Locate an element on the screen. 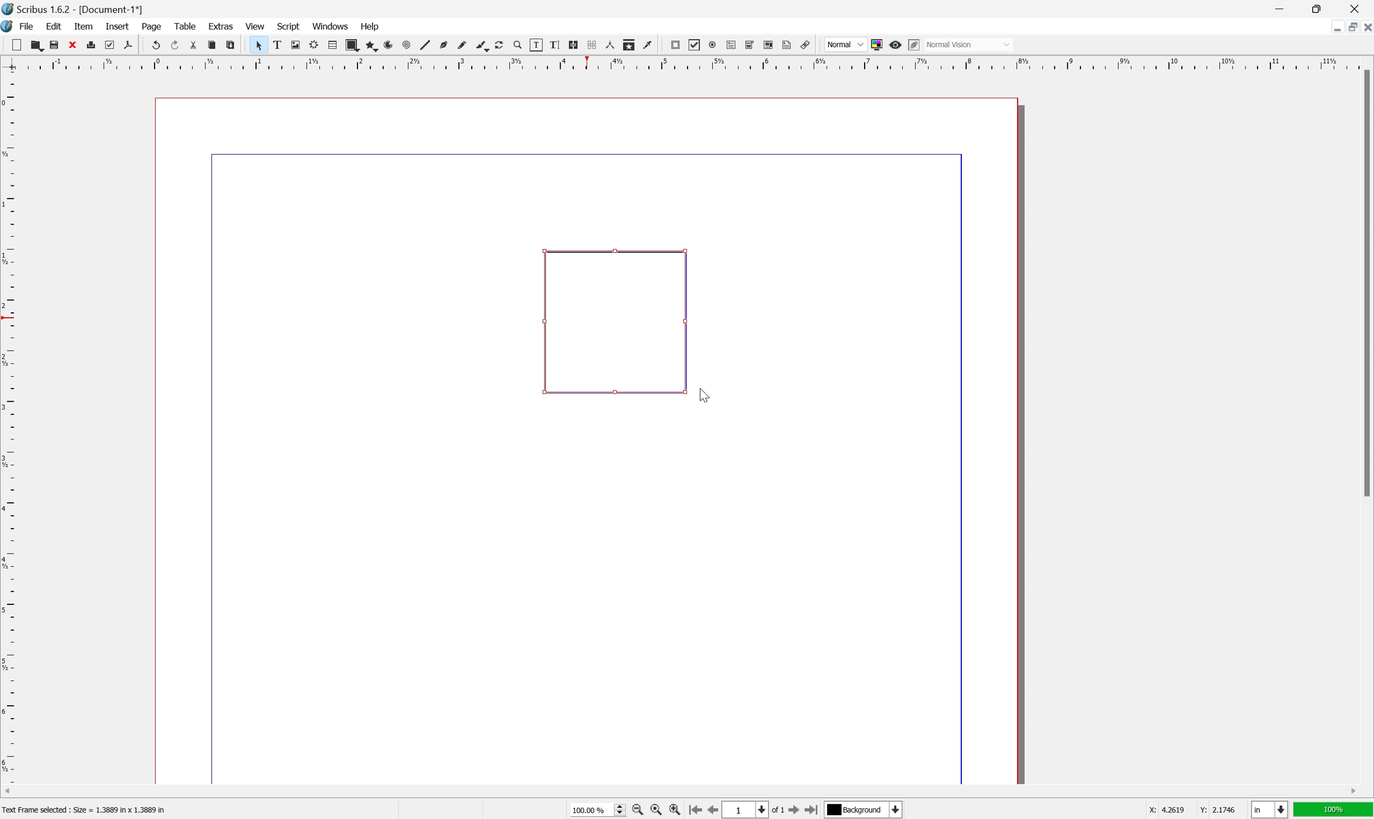  100% is located at coordinates (1334, 810).